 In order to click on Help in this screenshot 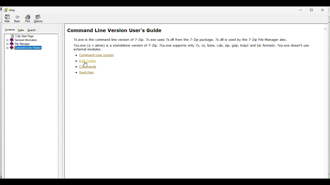, I will do `click(10, 10)`.